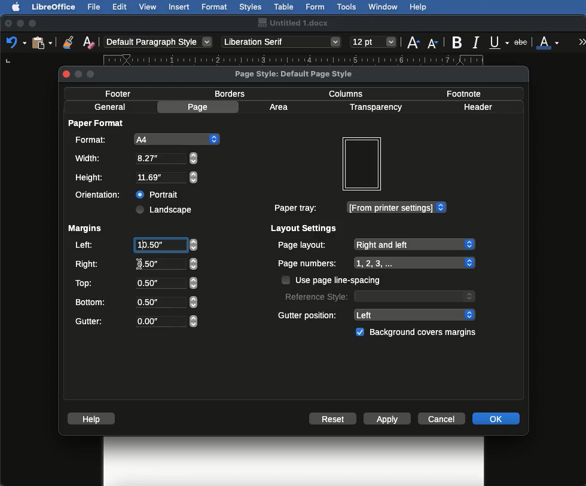 This screenshot has height=486, width=586. I want to click on left tab, so click(8, 62).